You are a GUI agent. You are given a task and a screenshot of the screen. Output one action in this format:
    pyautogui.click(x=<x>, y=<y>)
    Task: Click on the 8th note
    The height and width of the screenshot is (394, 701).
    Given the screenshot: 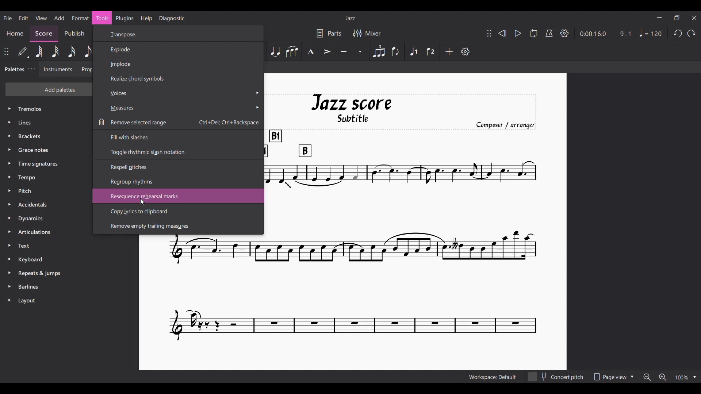 What is the action you would take?
    pyautogui.click(x=87, y=52)
    